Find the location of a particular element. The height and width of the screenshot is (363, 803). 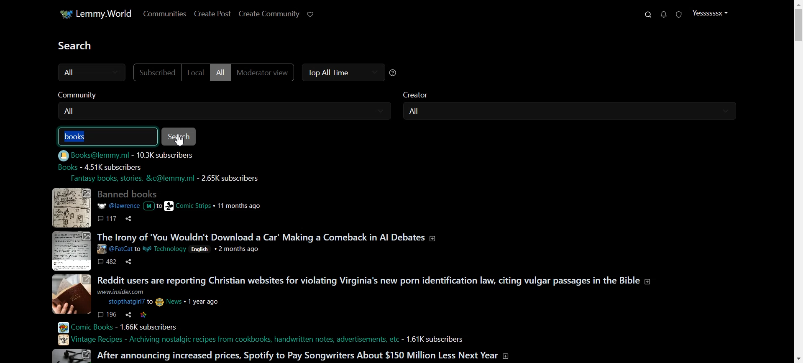

Create Post is located at coordinates (218, 13).